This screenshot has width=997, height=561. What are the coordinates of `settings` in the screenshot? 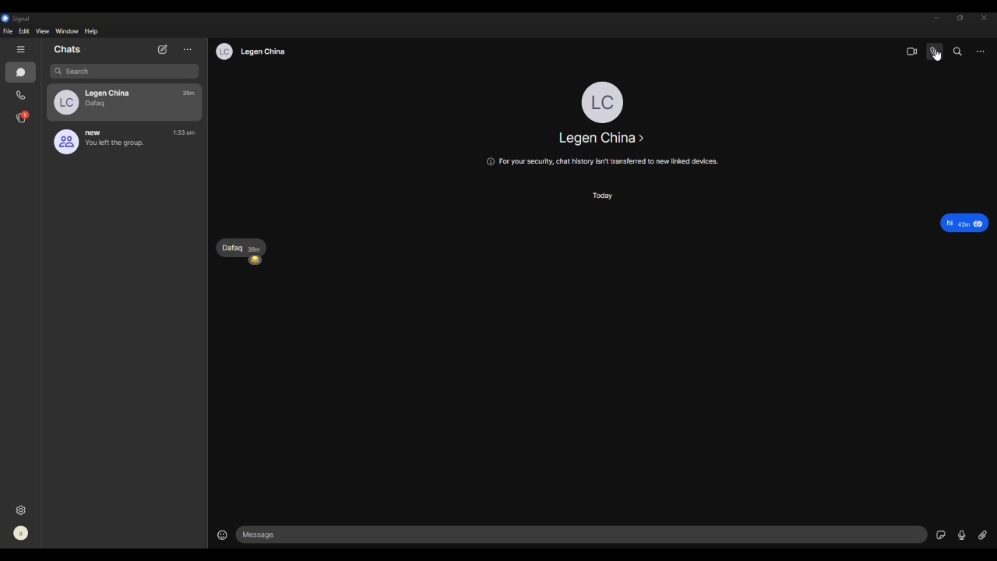 It's located at (26, 509).